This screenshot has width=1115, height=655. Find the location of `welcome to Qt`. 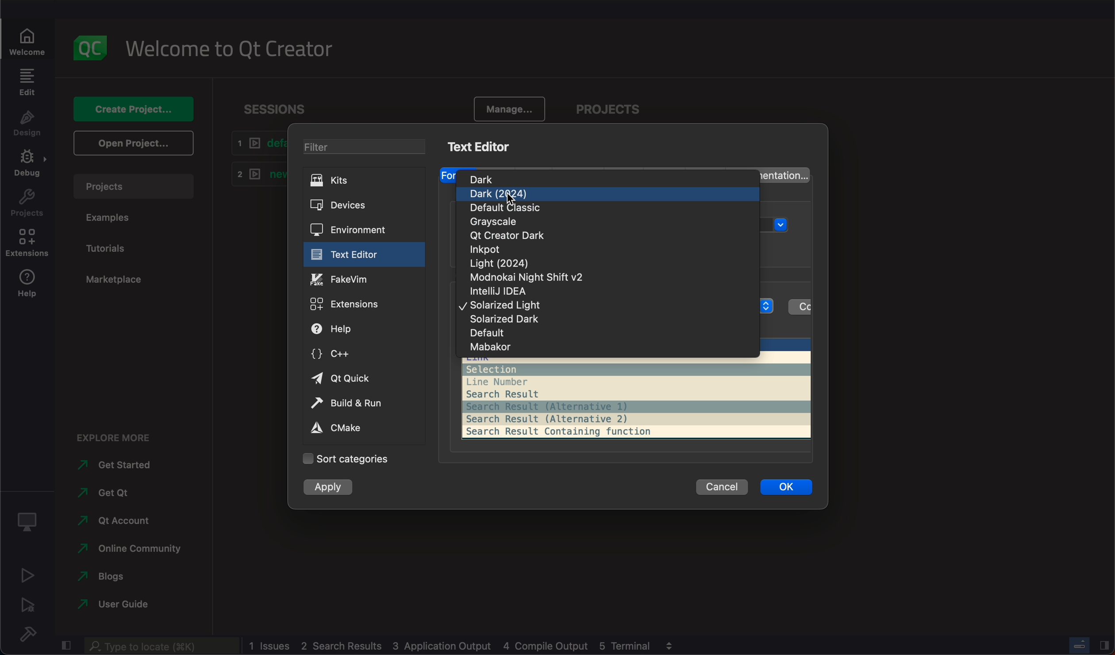

welcome to Qt is located at coordinates (236, 51).